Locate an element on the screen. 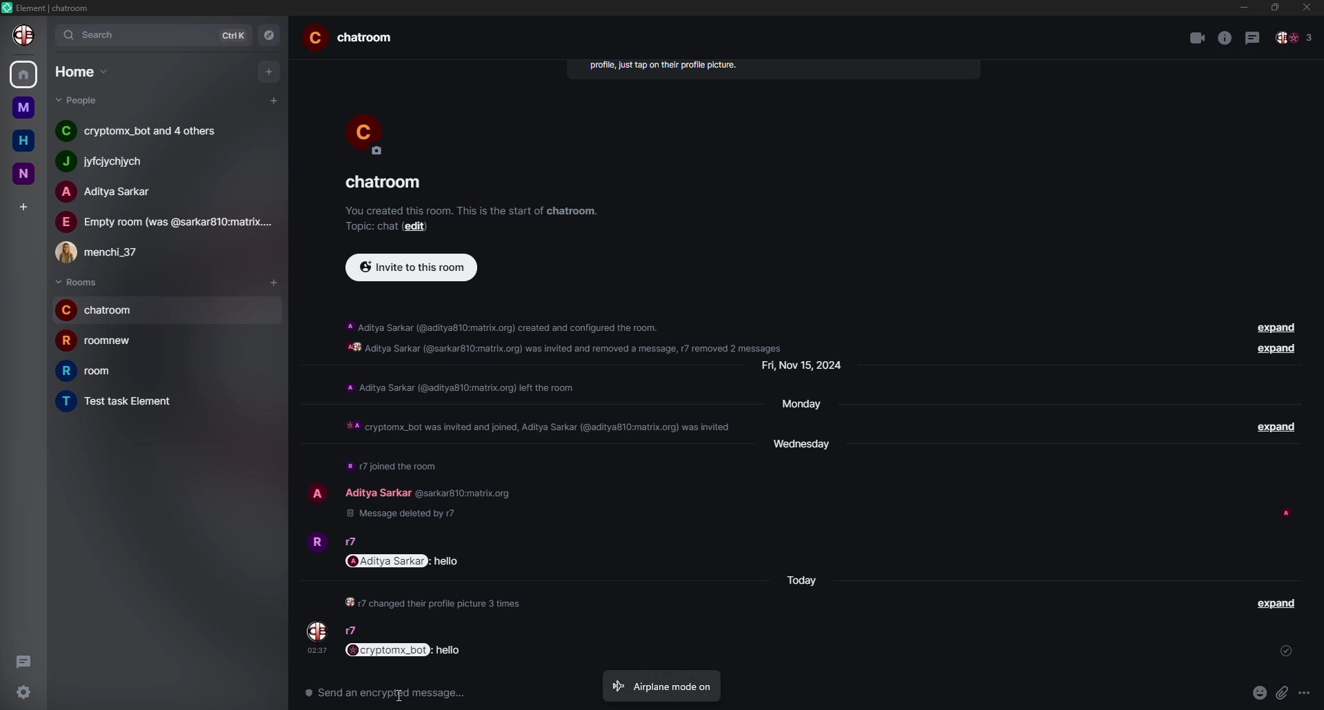 The width and height of the screenshot is (1324, 710). airplane mode on is located at coordinates (661, 685).